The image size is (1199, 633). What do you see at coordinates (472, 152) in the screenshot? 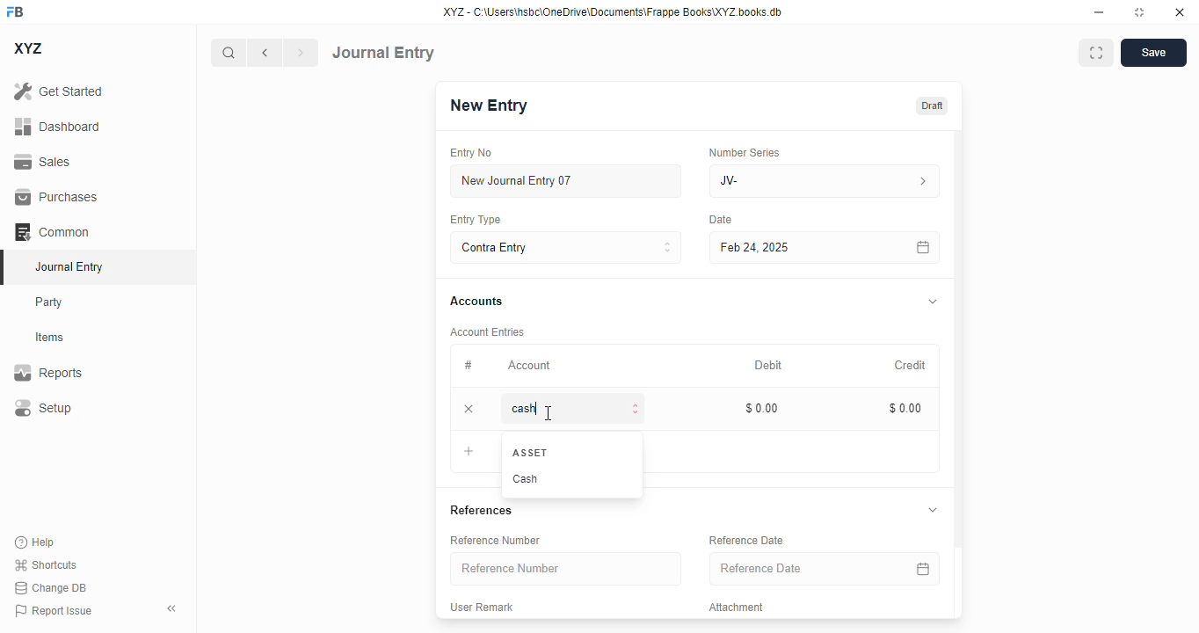
I see `entry no` at bounding box center [472, 152].